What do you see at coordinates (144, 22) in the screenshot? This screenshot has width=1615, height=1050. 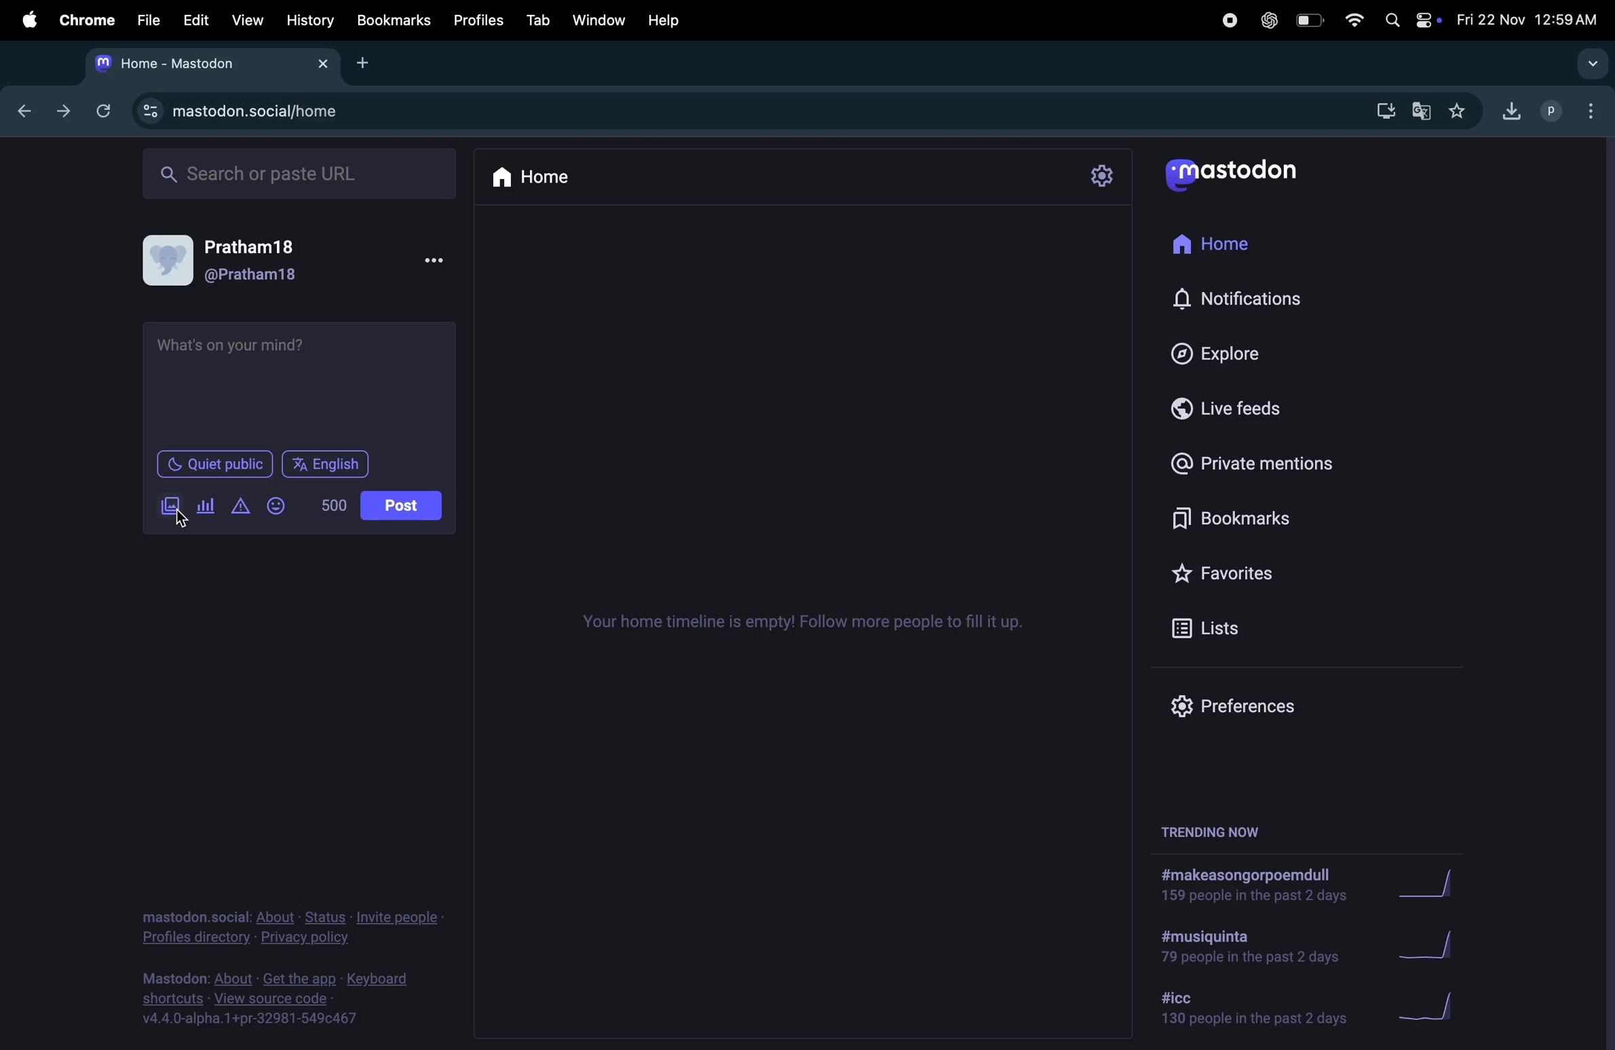 I see `file` at bounding box center [144, 22].